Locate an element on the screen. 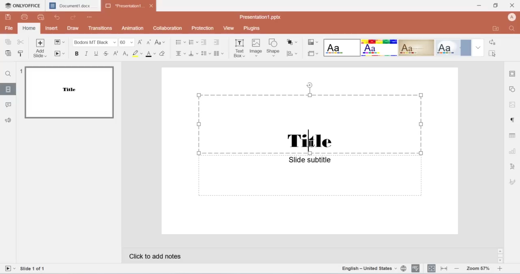 Image resolution: width=520 pixels, height=274 pixels. zoom  is located at coordinates (478, 269).